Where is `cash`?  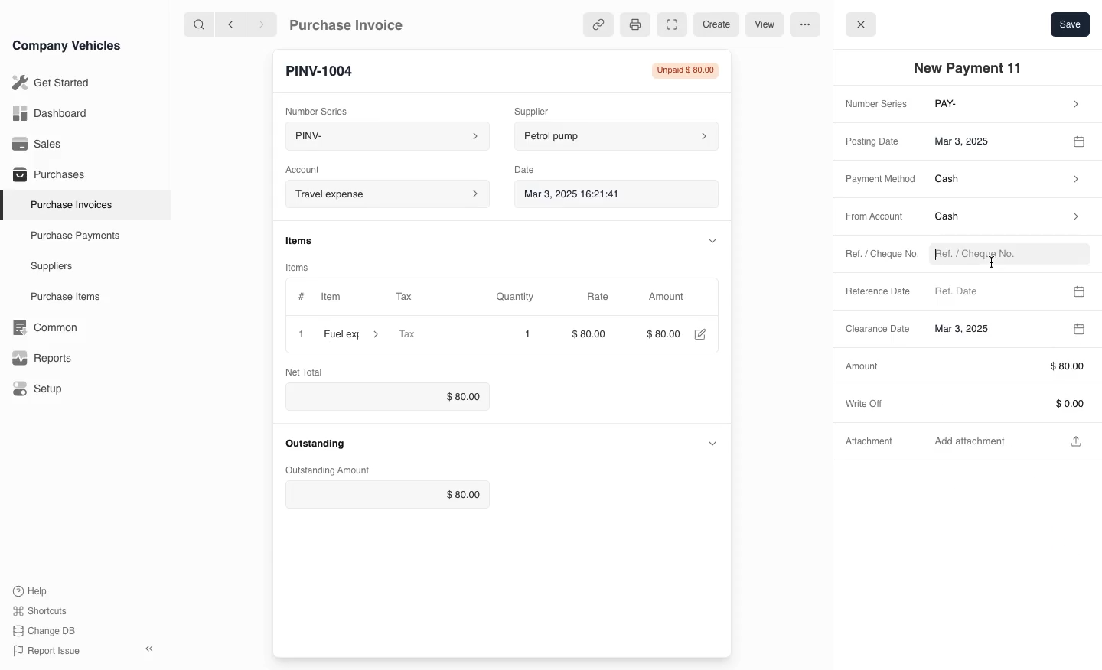
cash is located at coordinates (1008, 181).